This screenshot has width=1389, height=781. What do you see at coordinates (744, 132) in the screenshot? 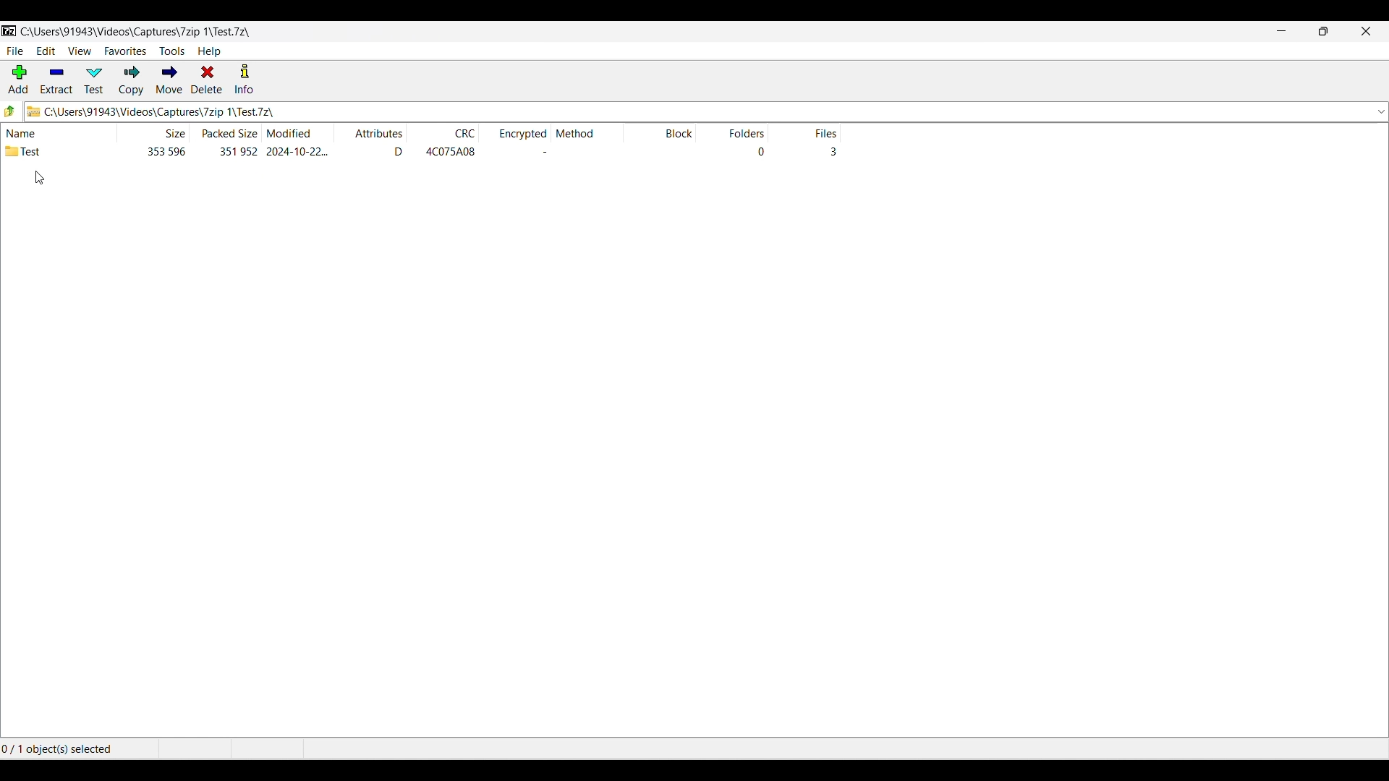
I see `Folders column` at bounding box center [744, 132].